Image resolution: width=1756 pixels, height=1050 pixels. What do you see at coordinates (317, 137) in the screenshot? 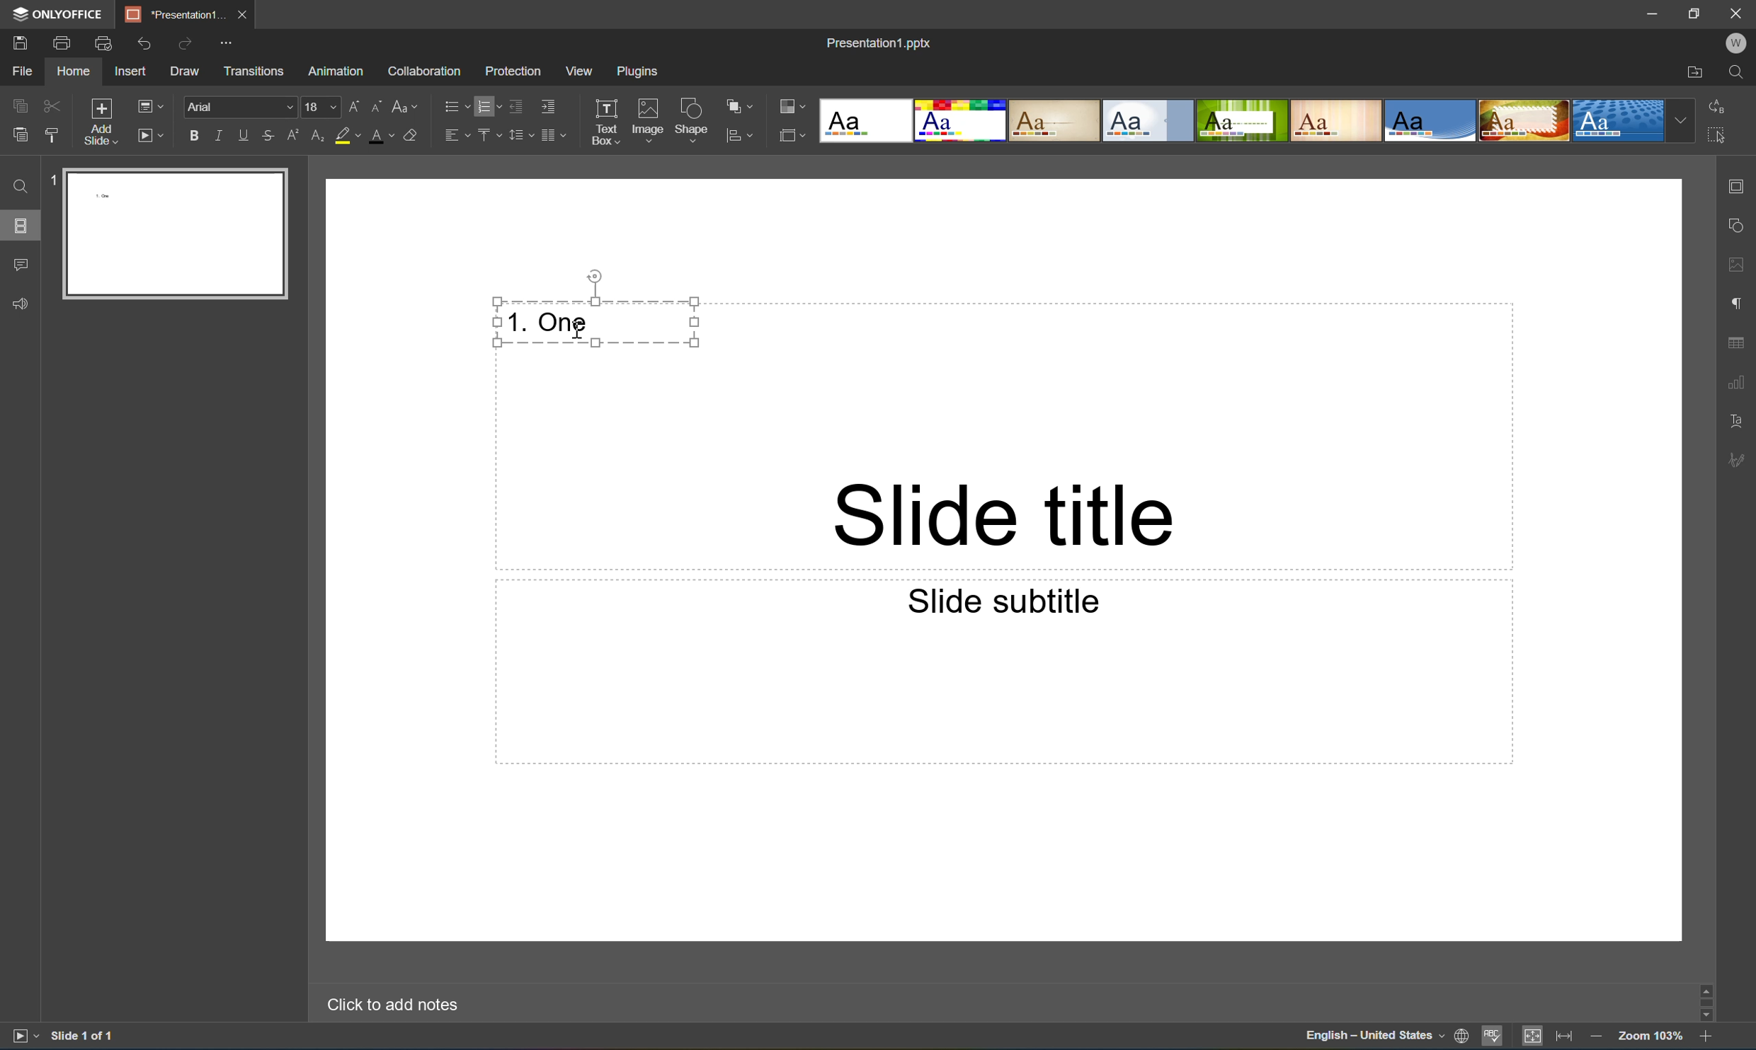
I see `Subscript` at bounding box center [317, 137].